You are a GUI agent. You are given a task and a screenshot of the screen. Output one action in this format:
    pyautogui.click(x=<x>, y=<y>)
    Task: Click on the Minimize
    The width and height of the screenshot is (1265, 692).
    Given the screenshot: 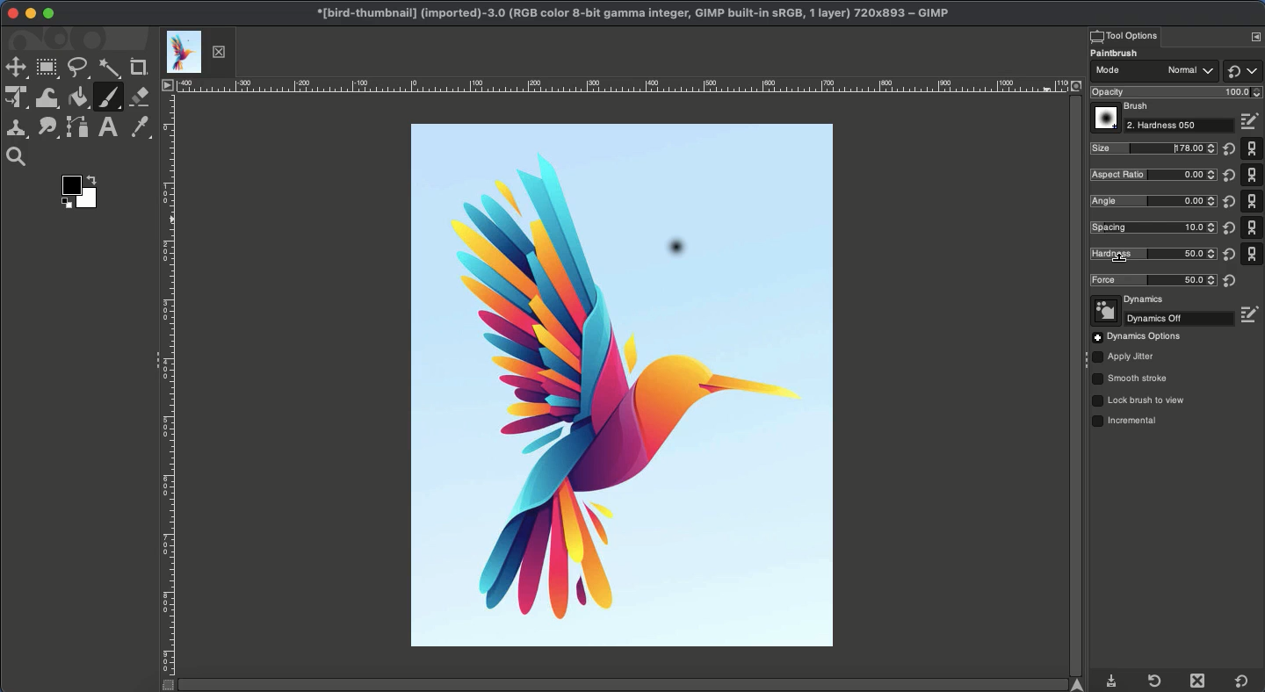 What is the action you would take?
    pyautogui.click(x=30, y=13)
    